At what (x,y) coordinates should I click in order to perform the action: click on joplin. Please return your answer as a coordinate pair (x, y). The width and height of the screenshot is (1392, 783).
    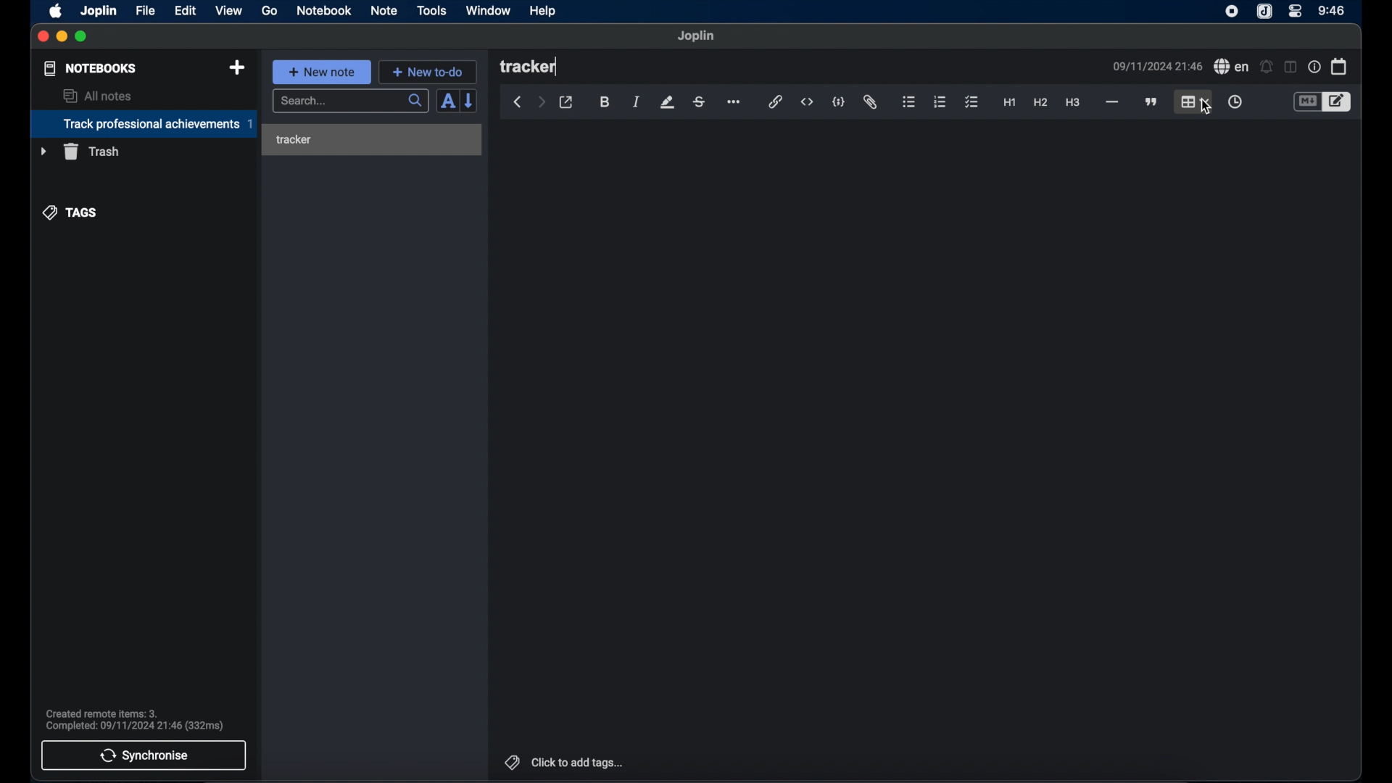
    Looking at the image, I should click on (1264, 12).